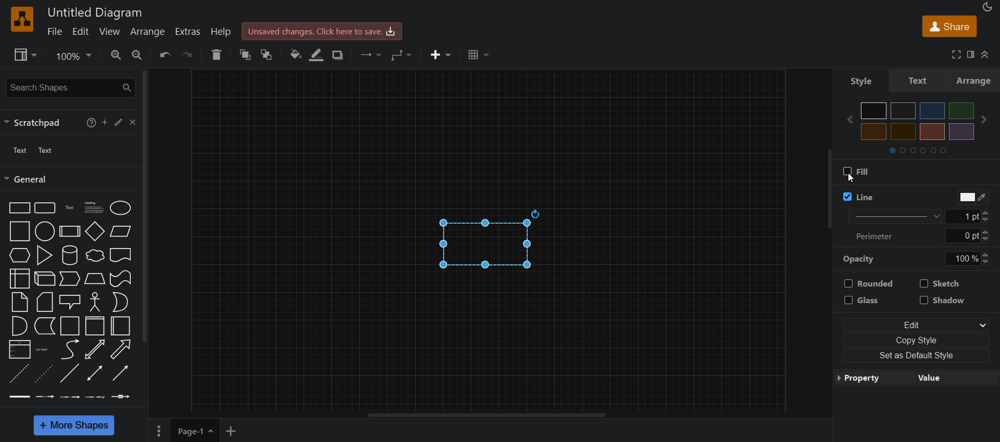 Image resolution: width=1000 pixels, height=442 pixels. Describe the element at coordinates (158, 431) in the screenshot. I see `options` at that location.